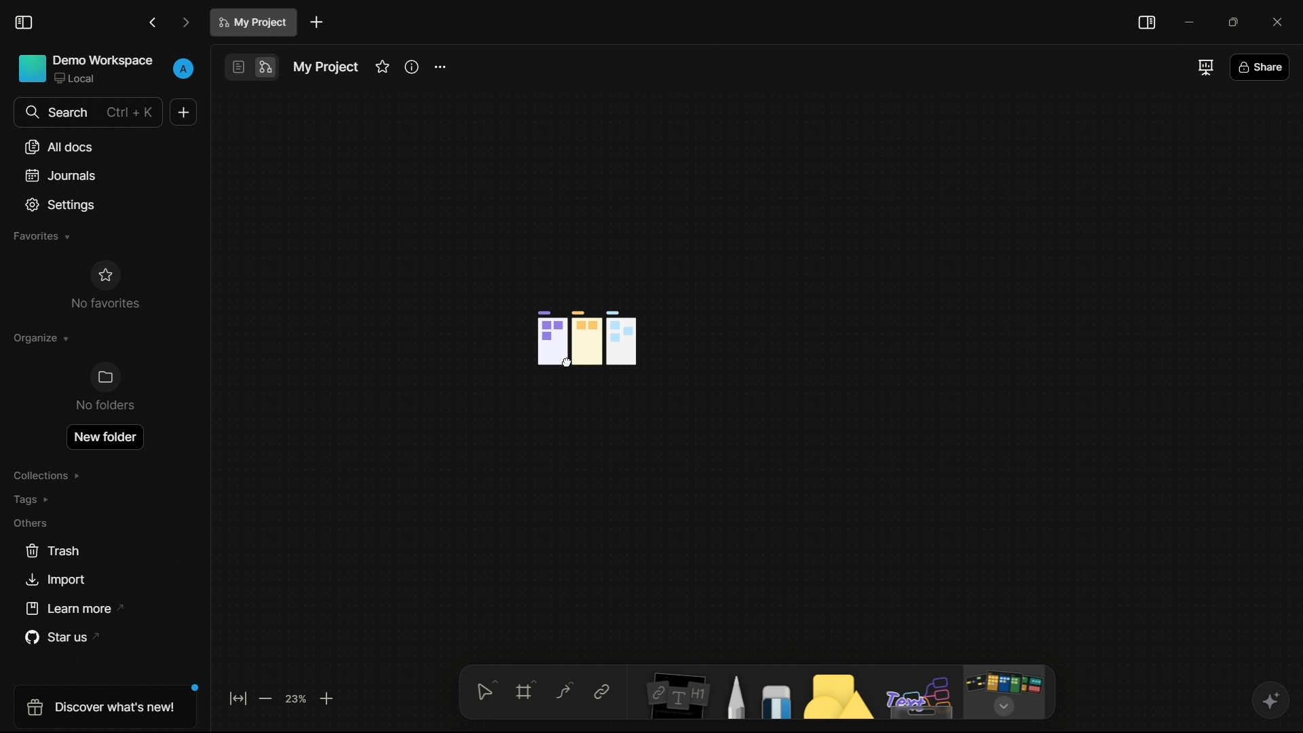 Image resolution: width=1303 pixels, height=733 pixels. Describe the element at coordinates (1204, 67) in the screenshot. I see `full screen` at that location.